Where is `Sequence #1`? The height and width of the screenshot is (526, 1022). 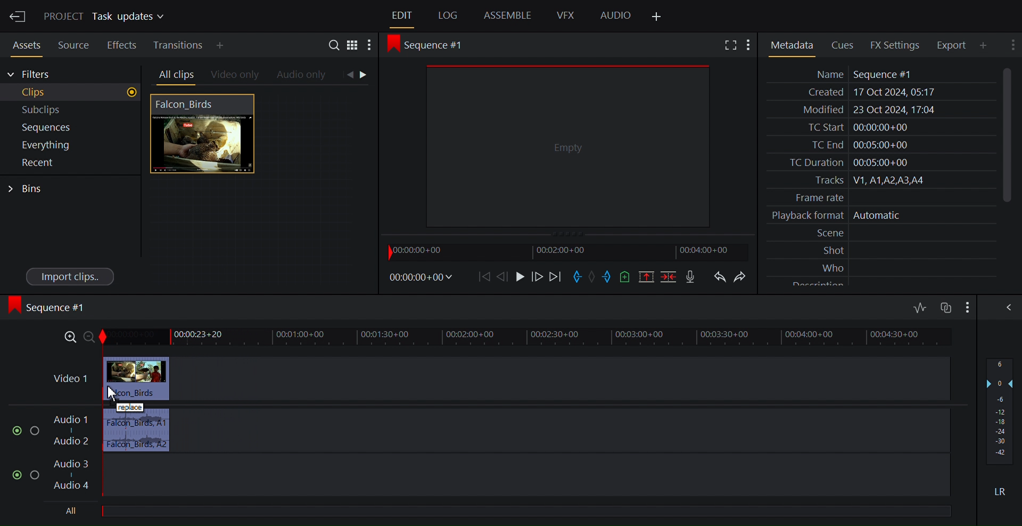
Sequence #1 is located at coordinates (50, 307).